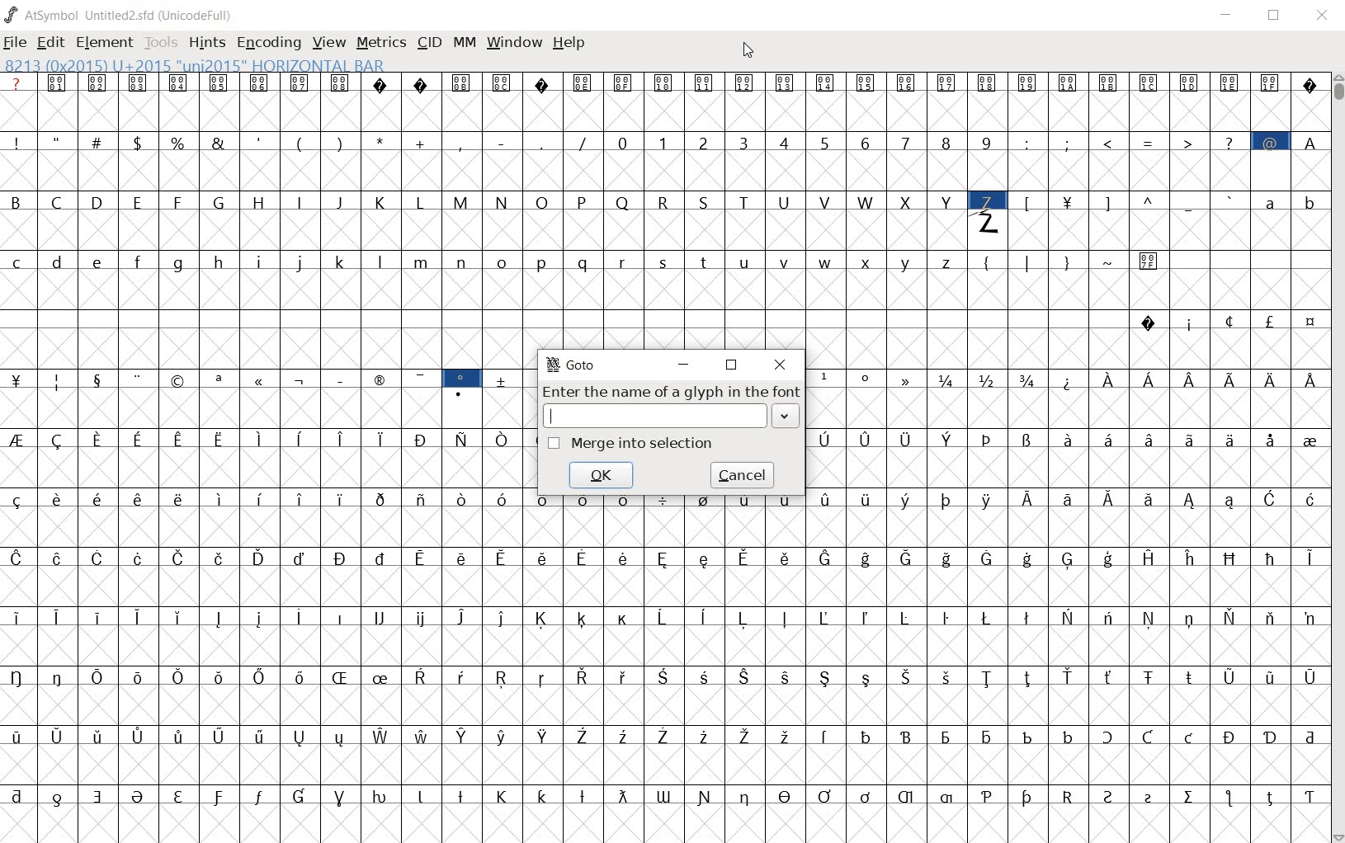 The image size is (1345, 843). What do you see at coordinates (1229, 16) in the screenshot?
I see `MINIMIZE` at bounding box center [1229, 16].